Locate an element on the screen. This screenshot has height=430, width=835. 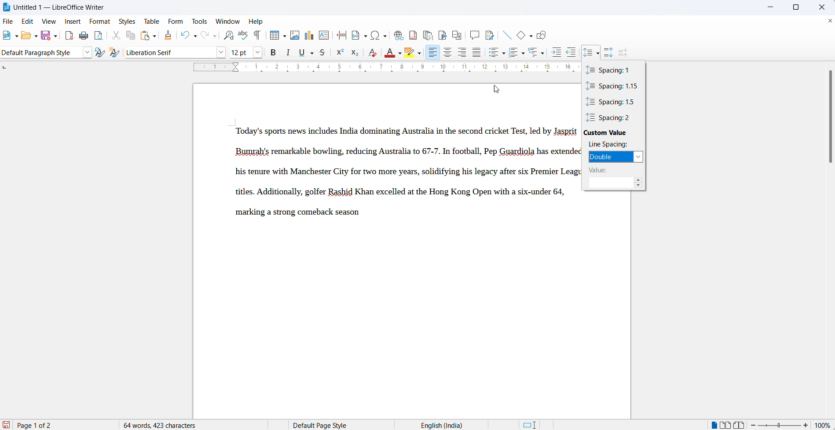
update selected styles is located at coordinates (99, 54).